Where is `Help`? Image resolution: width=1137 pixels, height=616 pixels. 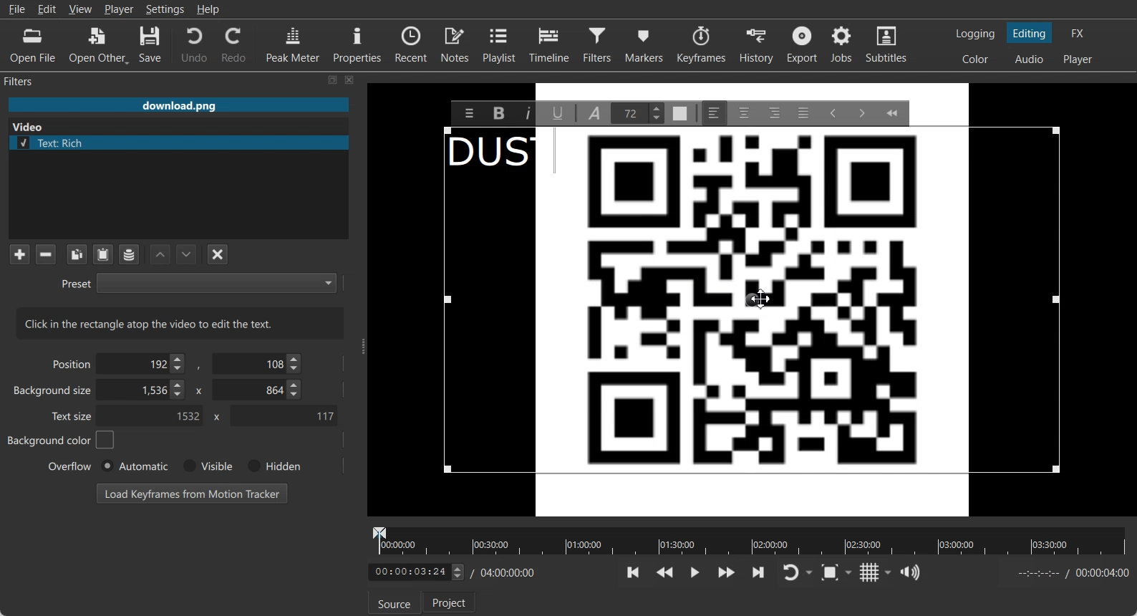 Help is located at coordinates (208, 9).